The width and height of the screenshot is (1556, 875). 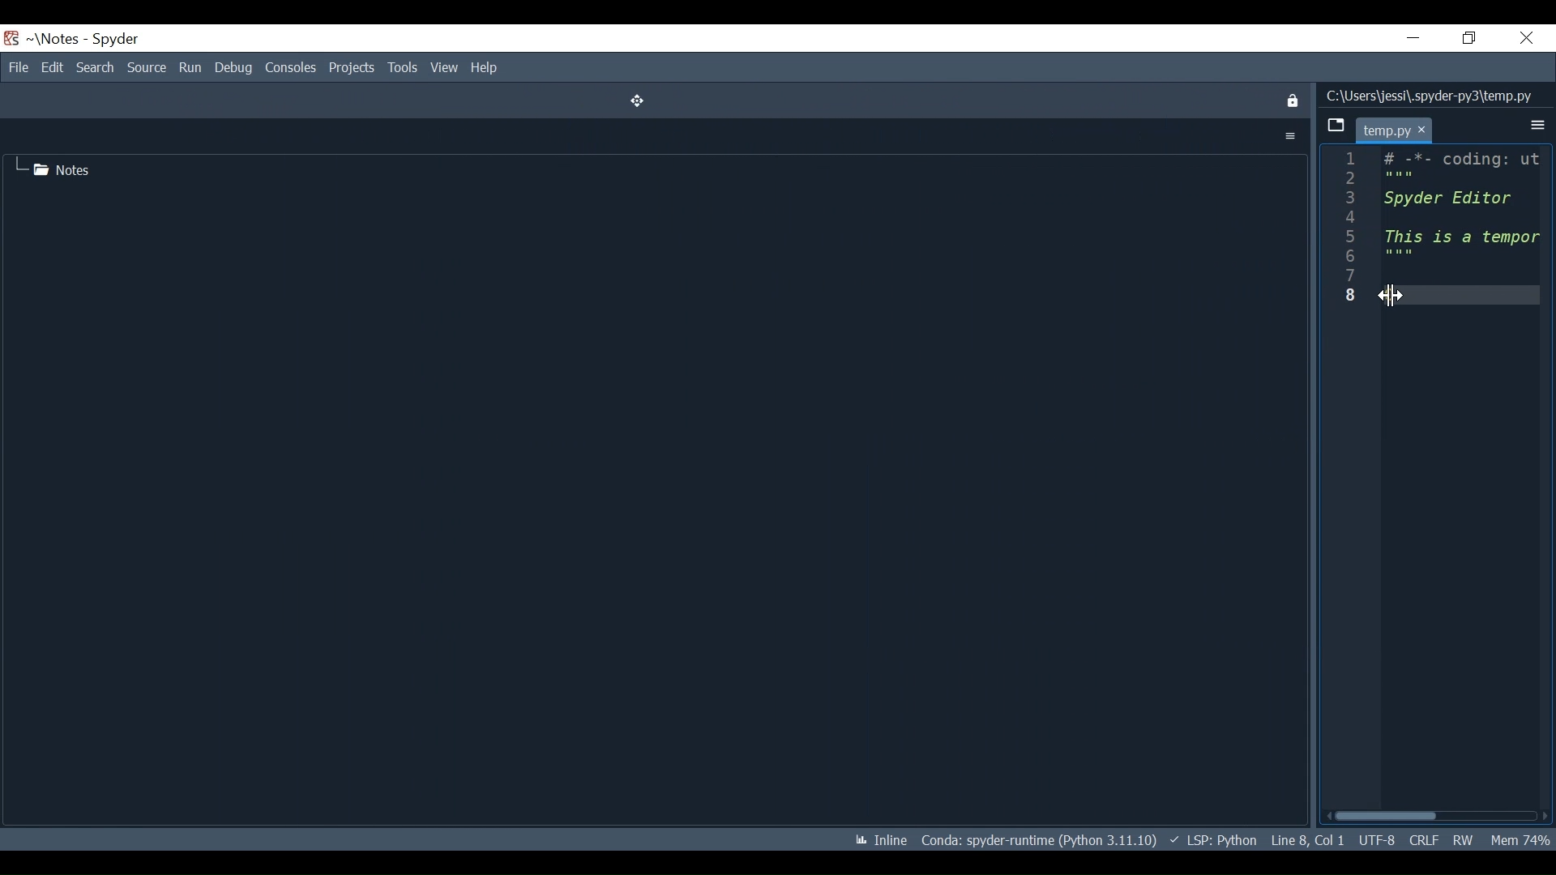 I want to click on Restore, so click(x=1469, y=37).